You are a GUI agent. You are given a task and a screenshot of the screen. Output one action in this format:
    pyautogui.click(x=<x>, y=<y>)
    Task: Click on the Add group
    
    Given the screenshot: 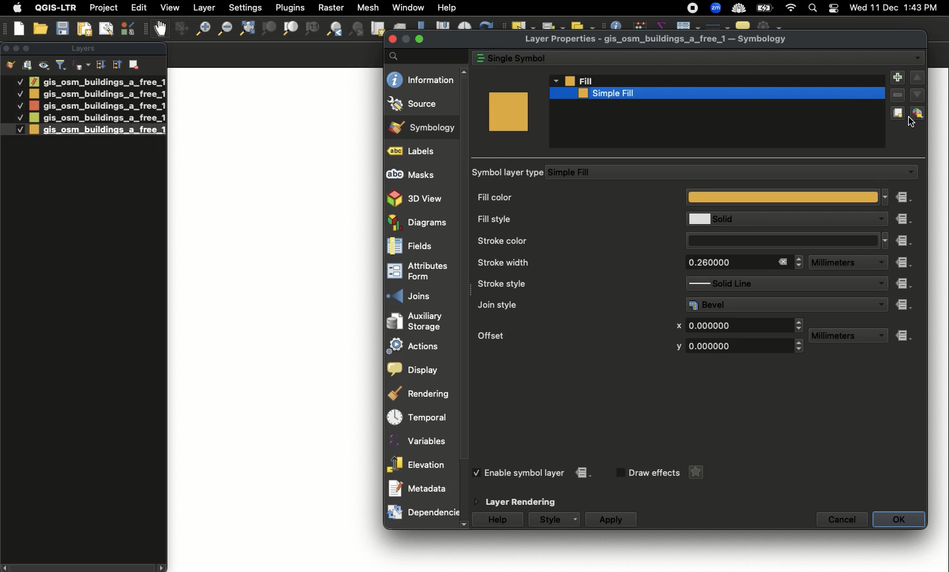 What is the action you would take?
    pyautogui.click(x=28, y=65)
    